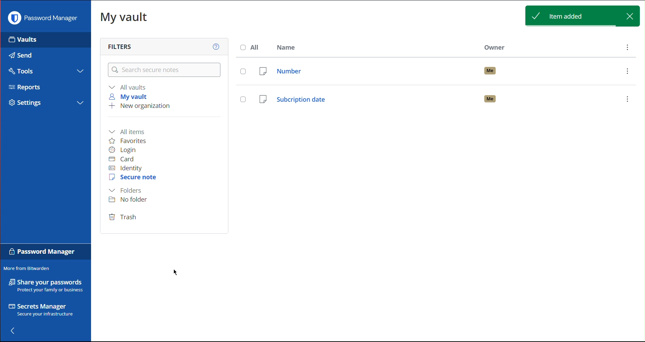 This screenshot has height=342, width=645. Describe the element at coordinates (288, 47) in the screenshot. I see `Name` at that location.